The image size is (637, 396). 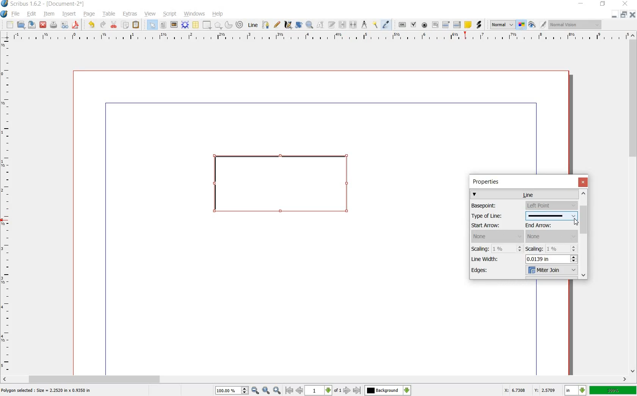 What do you see at coordinates (218, 26) in the screenshot?
I see `POLYGON` at bounding box center [218, 26].